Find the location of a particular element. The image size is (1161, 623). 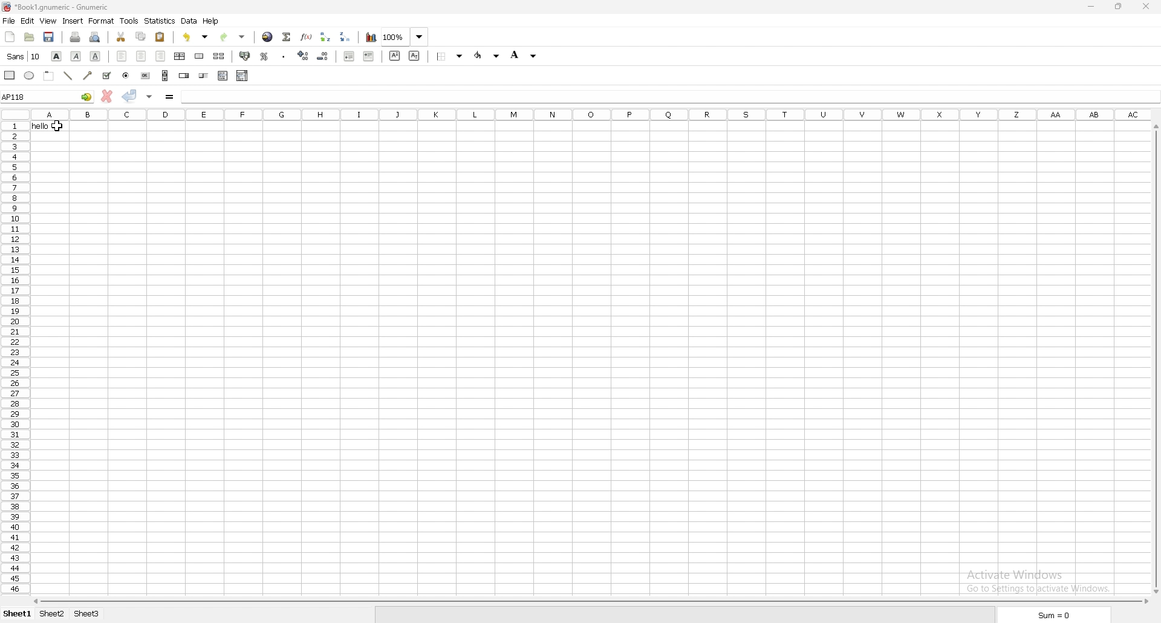

view is located at coordinates (48, 21).